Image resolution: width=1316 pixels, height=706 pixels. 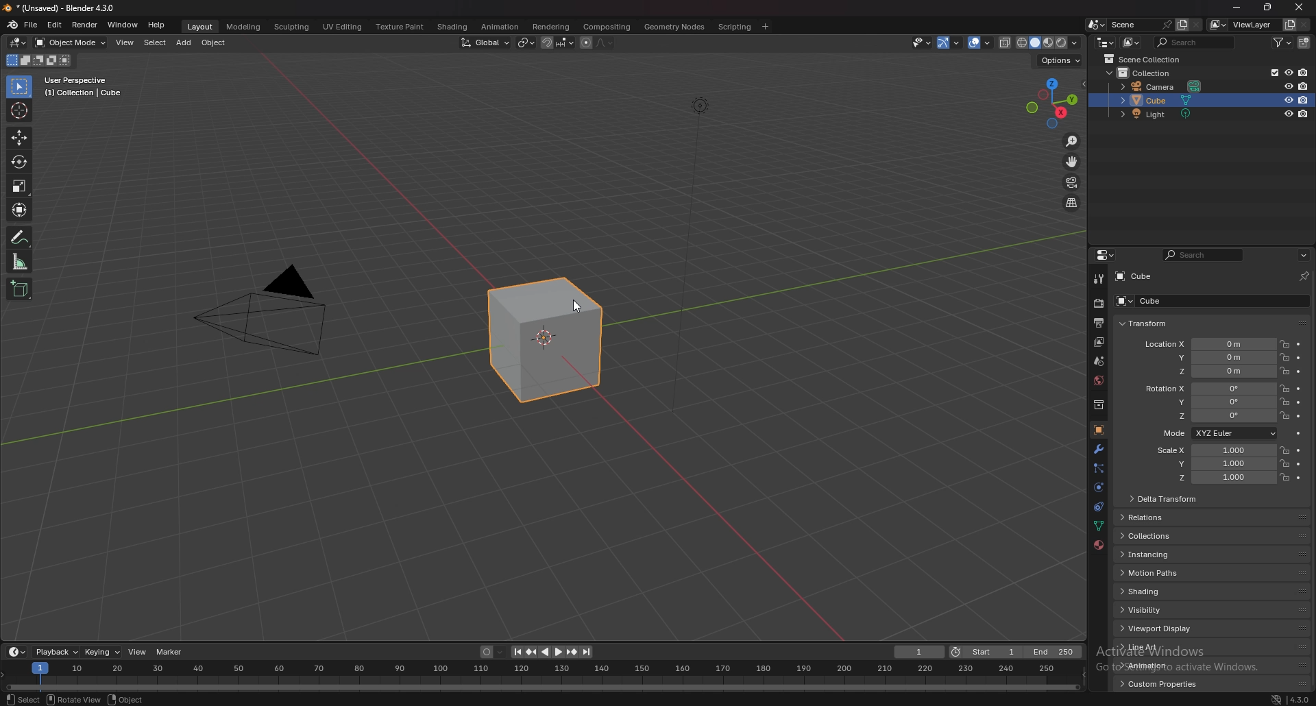 What do you see at coordinates (1141, 23) in the screenshot?
I see `scene` at bounding box center [1141, 23].